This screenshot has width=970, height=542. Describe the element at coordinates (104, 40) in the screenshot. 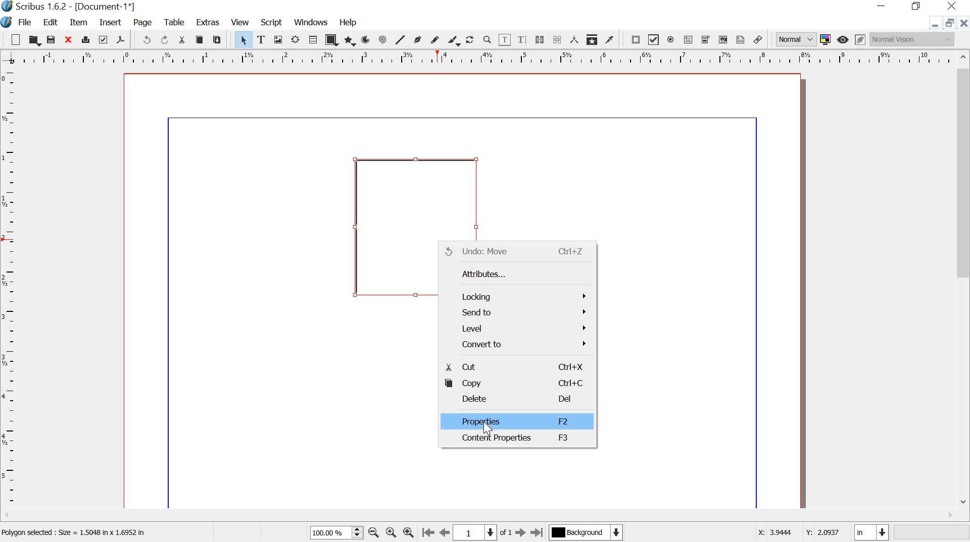

I see `preflight verifier` at that location.